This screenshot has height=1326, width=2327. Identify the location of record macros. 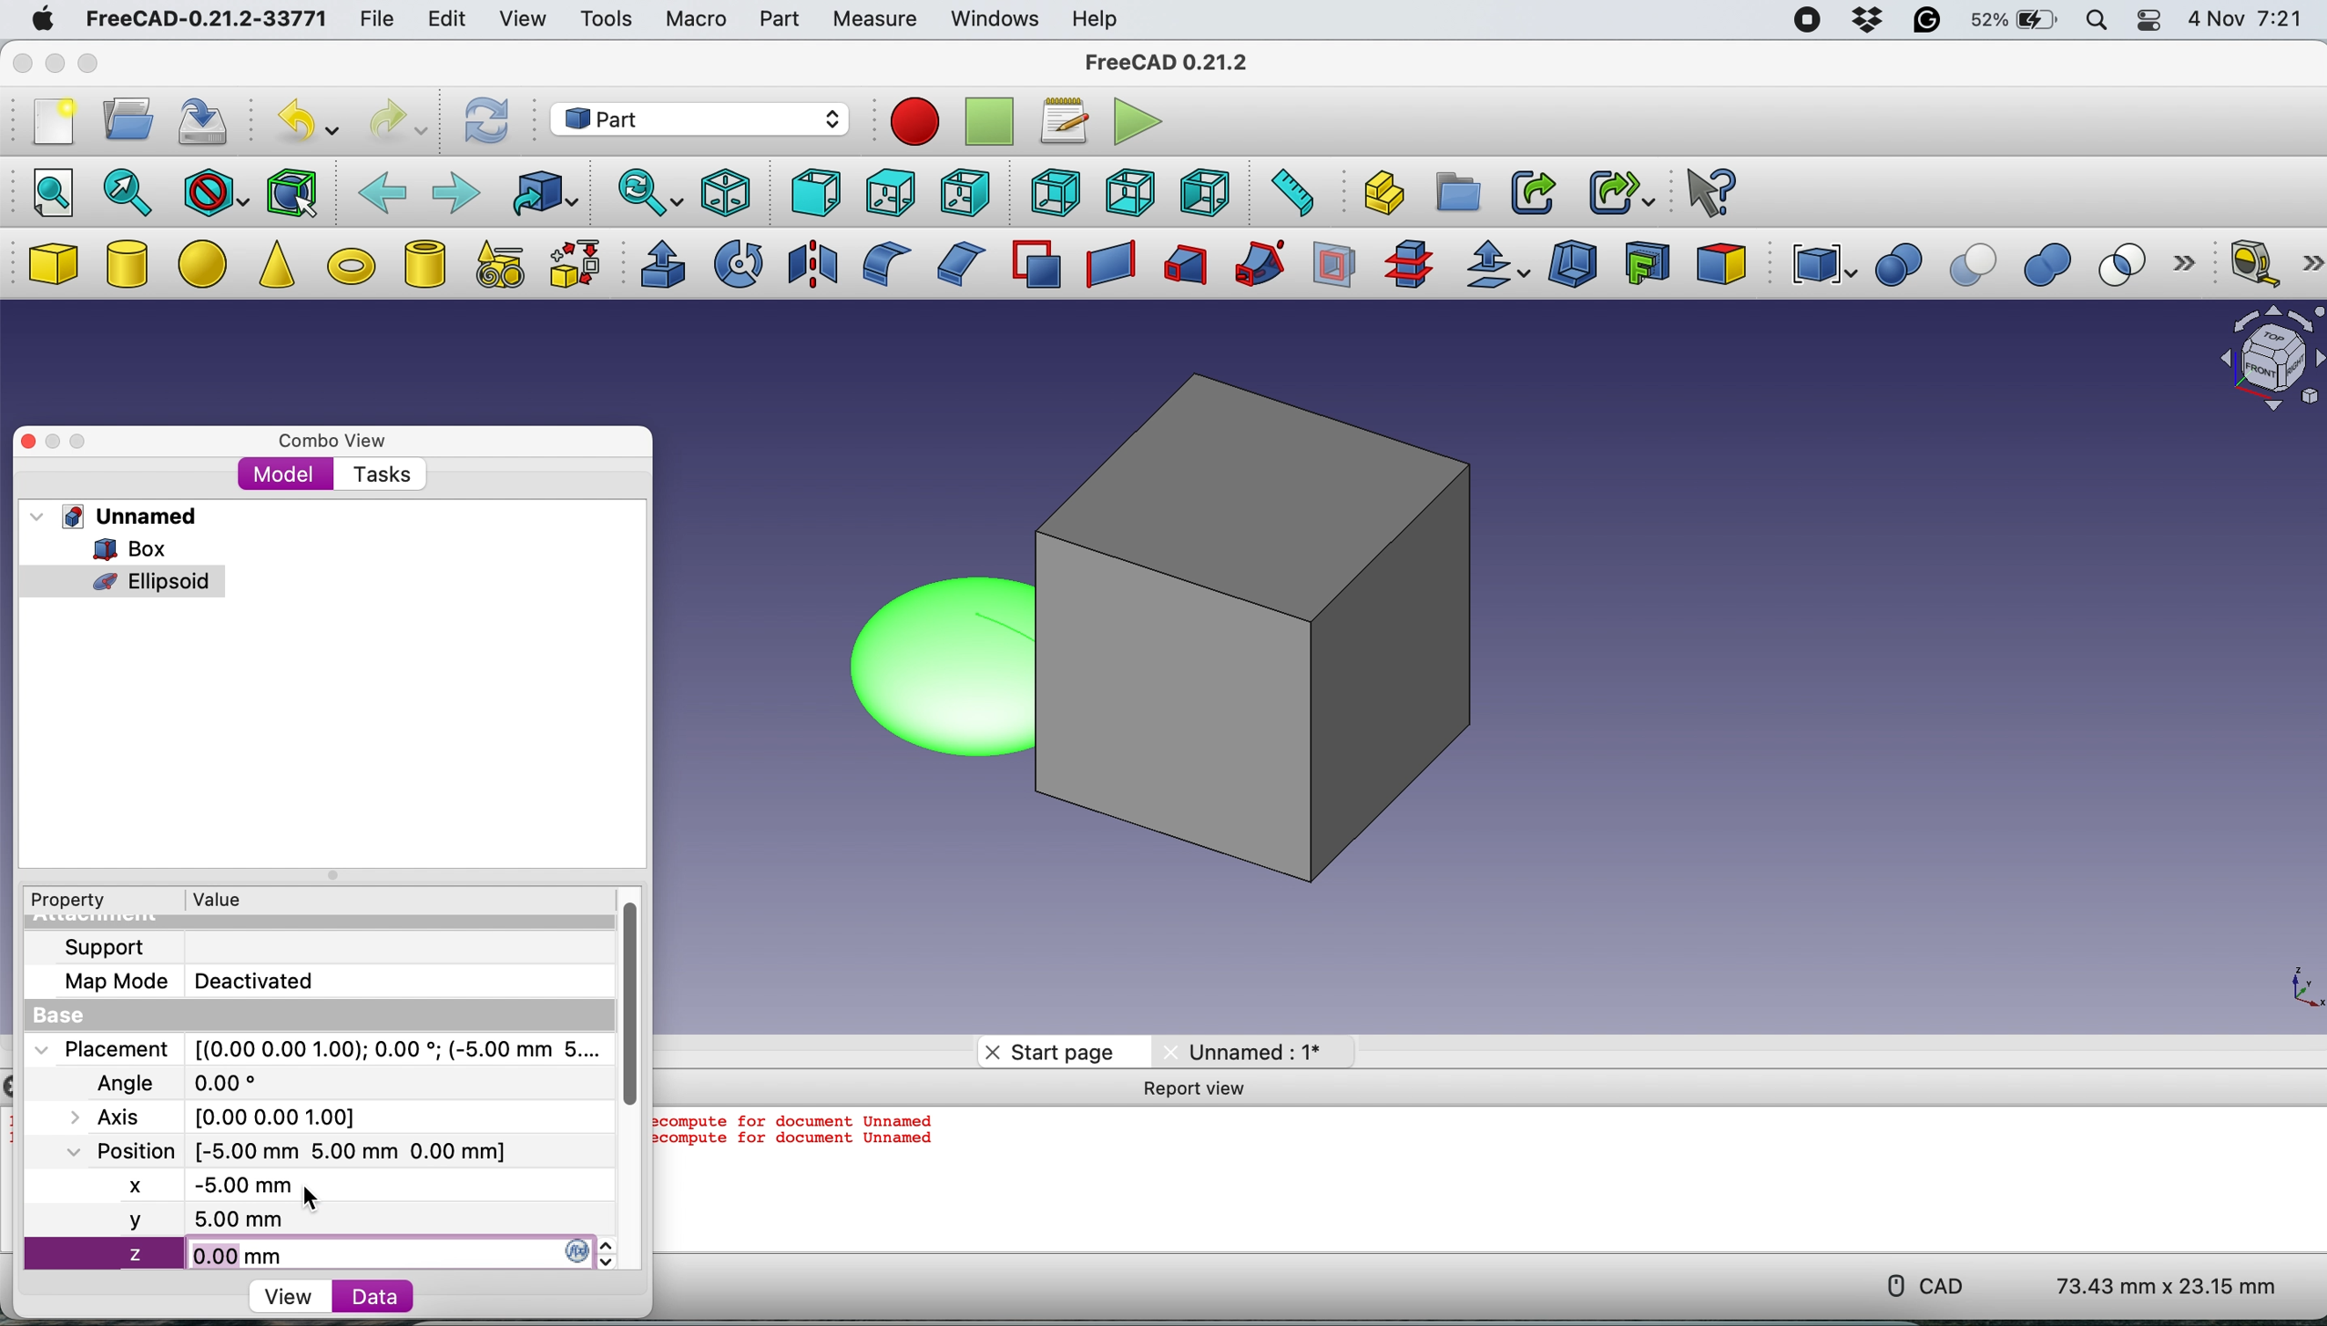
(914, 122).